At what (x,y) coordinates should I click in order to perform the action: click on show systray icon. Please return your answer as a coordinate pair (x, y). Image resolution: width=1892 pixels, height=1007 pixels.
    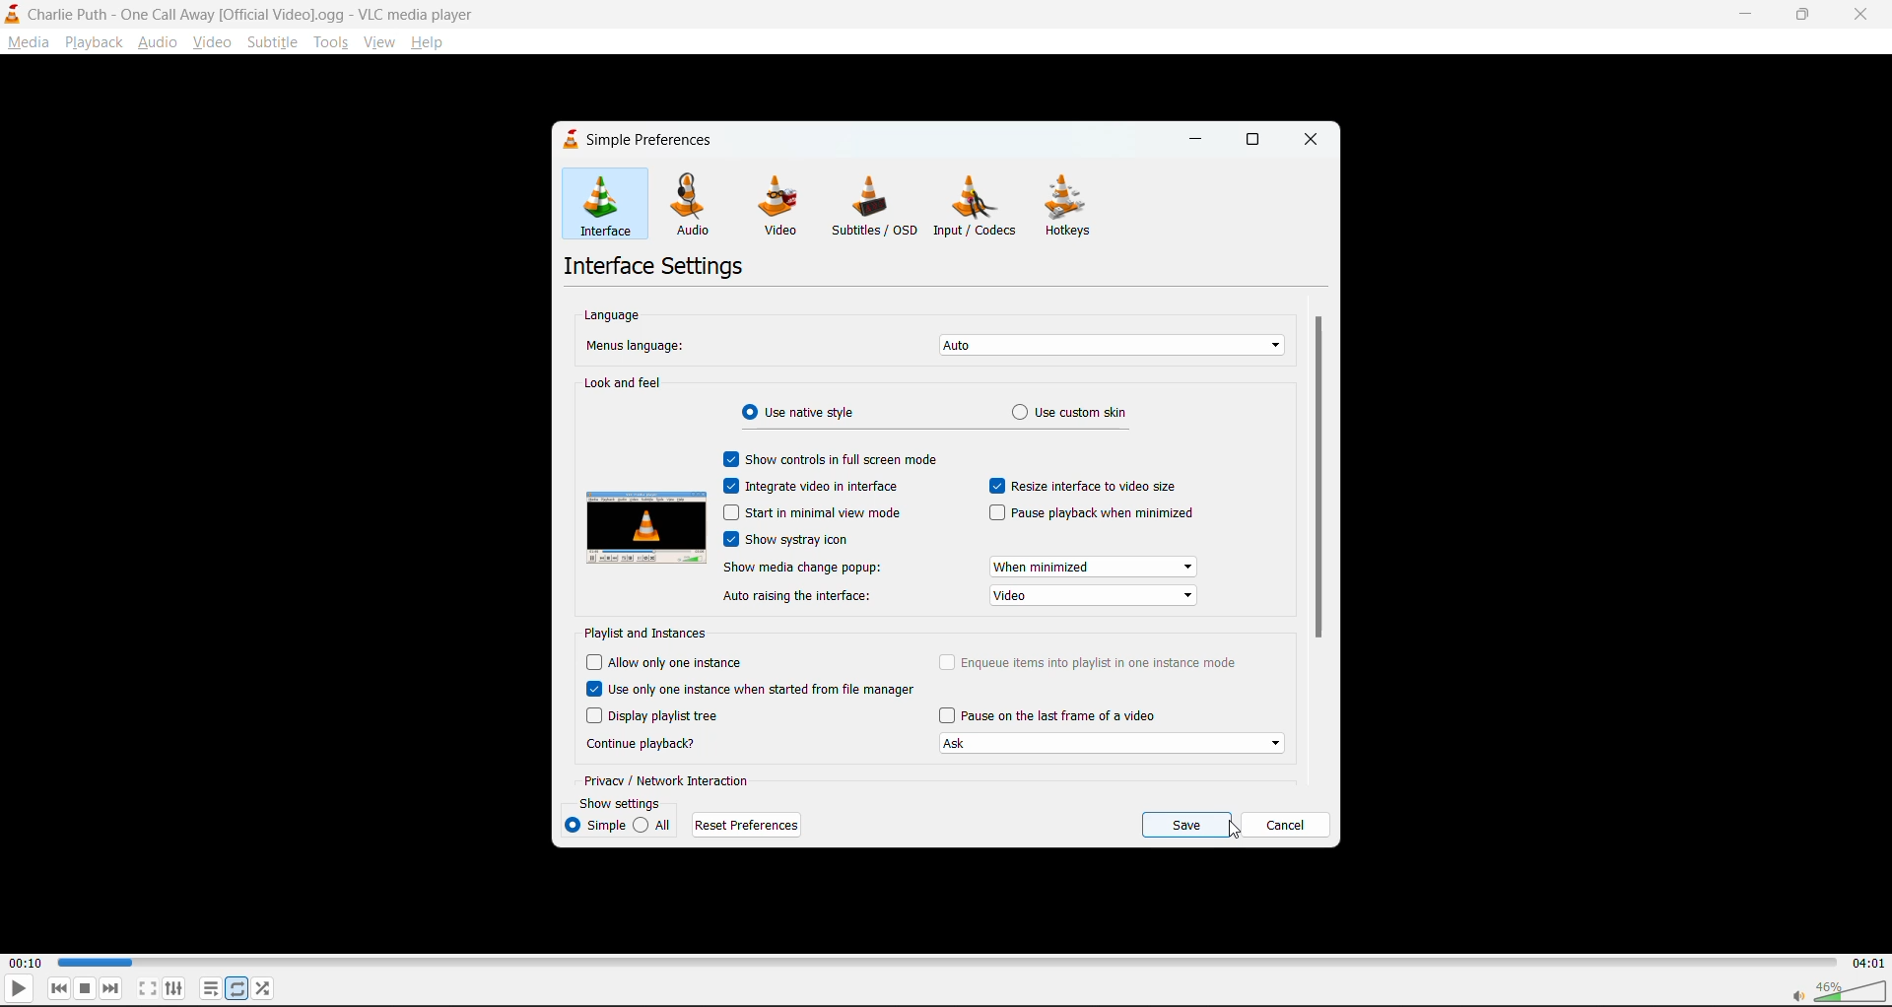
    Looking at the image, I should click on (807, 541).